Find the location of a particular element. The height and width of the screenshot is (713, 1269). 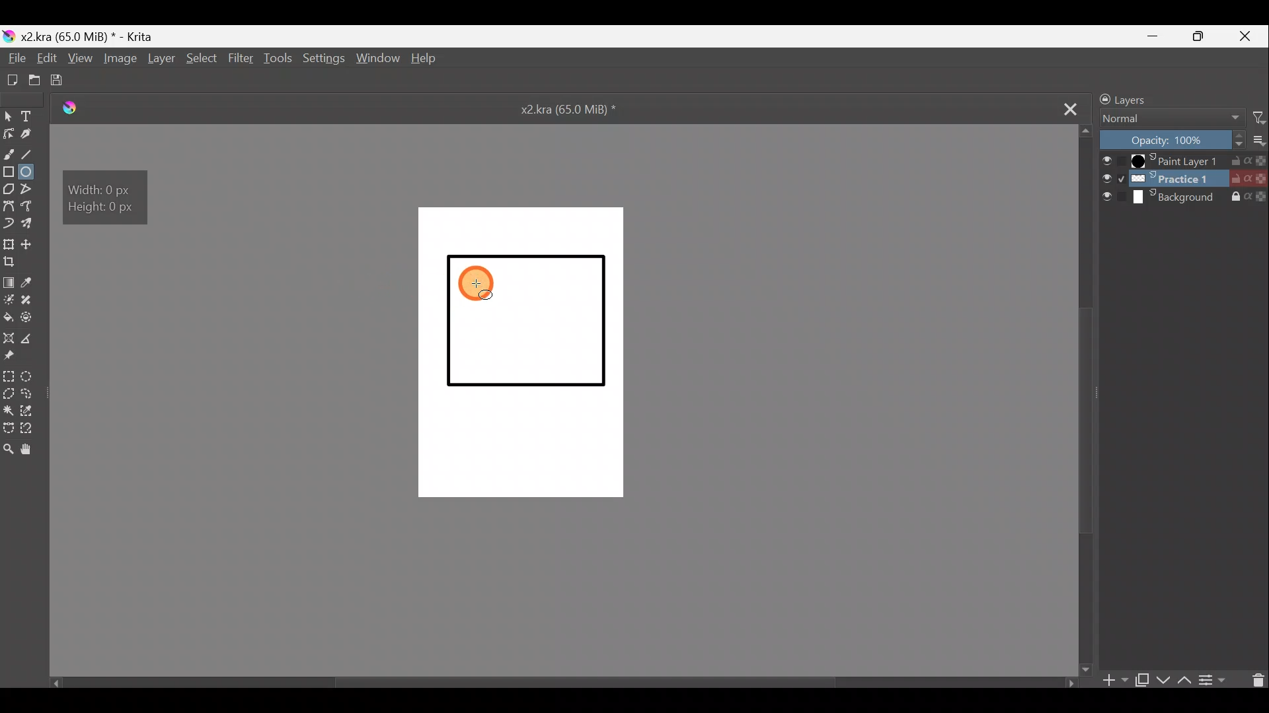

Logo is located at coordinates (79, 108).